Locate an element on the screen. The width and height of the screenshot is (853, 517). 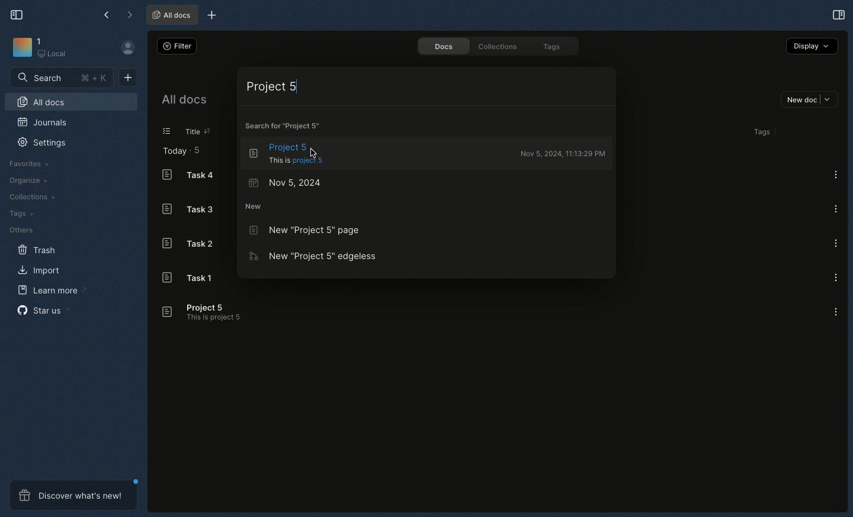
Collapse sidebar is located at coordinates (16, 14).